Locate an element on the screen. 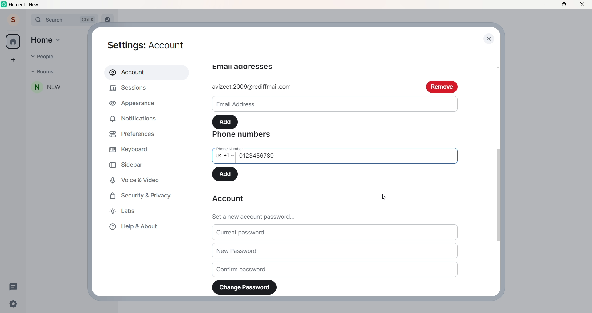  Maximize is located at coordinates (563, 5).